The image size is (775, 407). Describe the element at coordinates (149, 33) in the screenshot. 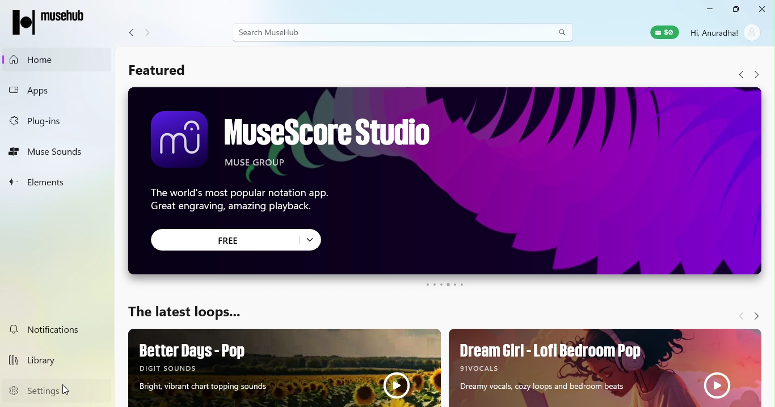

I see `Navigate forward` at that location.